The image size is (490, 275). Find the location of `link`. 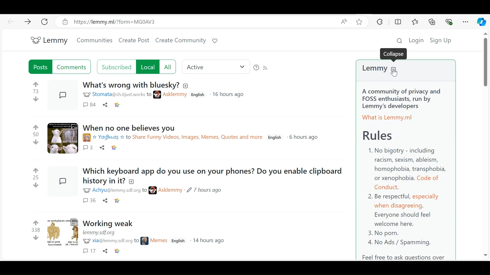

link is located at coordinates (102, 233).